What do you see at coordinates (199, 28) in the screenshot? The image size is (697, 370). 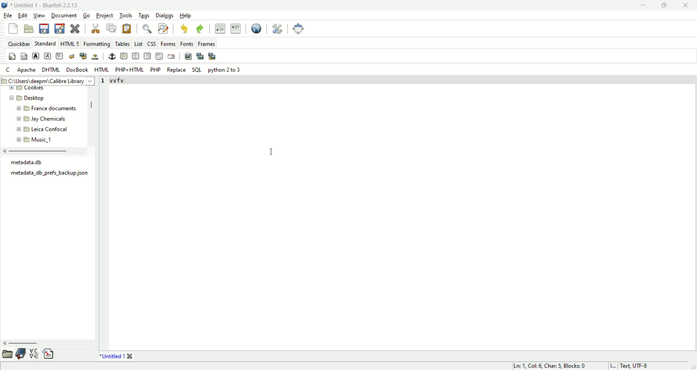 I see `redo` at bounding box center [199, 28].